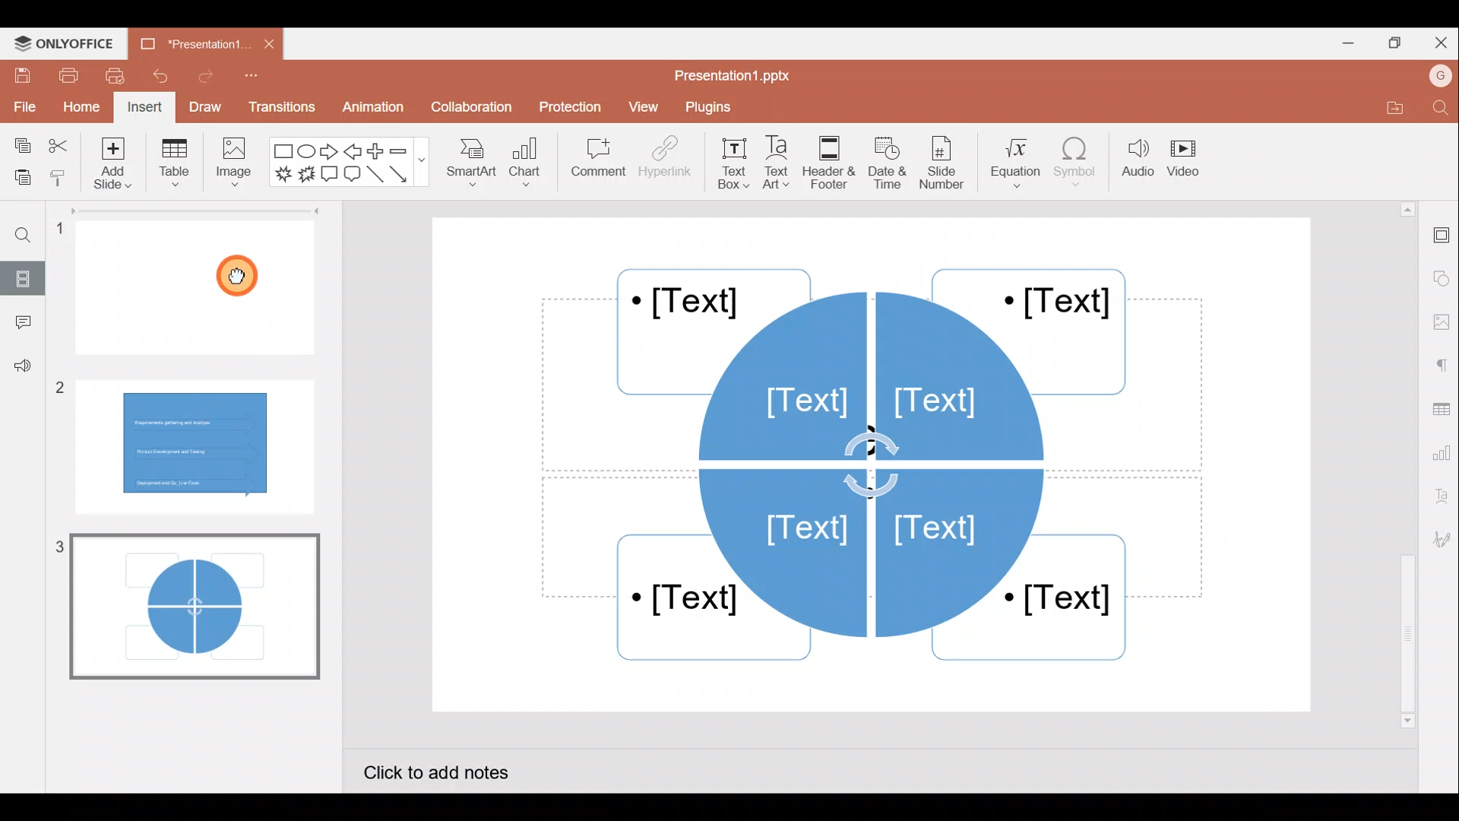 This screenshot has width=1459, height=821. Describe the element at coordinates (643, 109) in the screenshot. I see `View` at that location.